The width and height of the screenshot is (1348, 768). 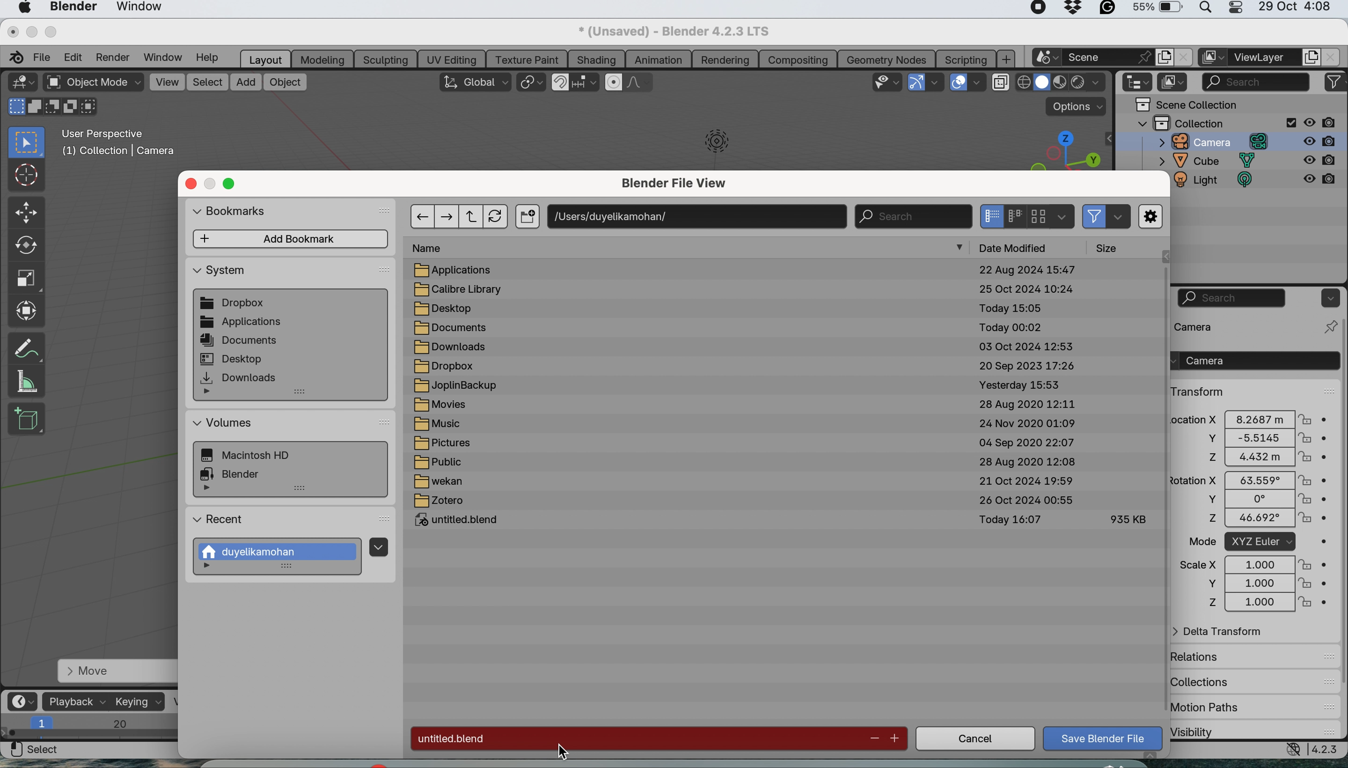 What do you see at coordinates (1247, 479) in the screenshot?
I see `rotation x 63.559` at bounding box center [1247, 479].